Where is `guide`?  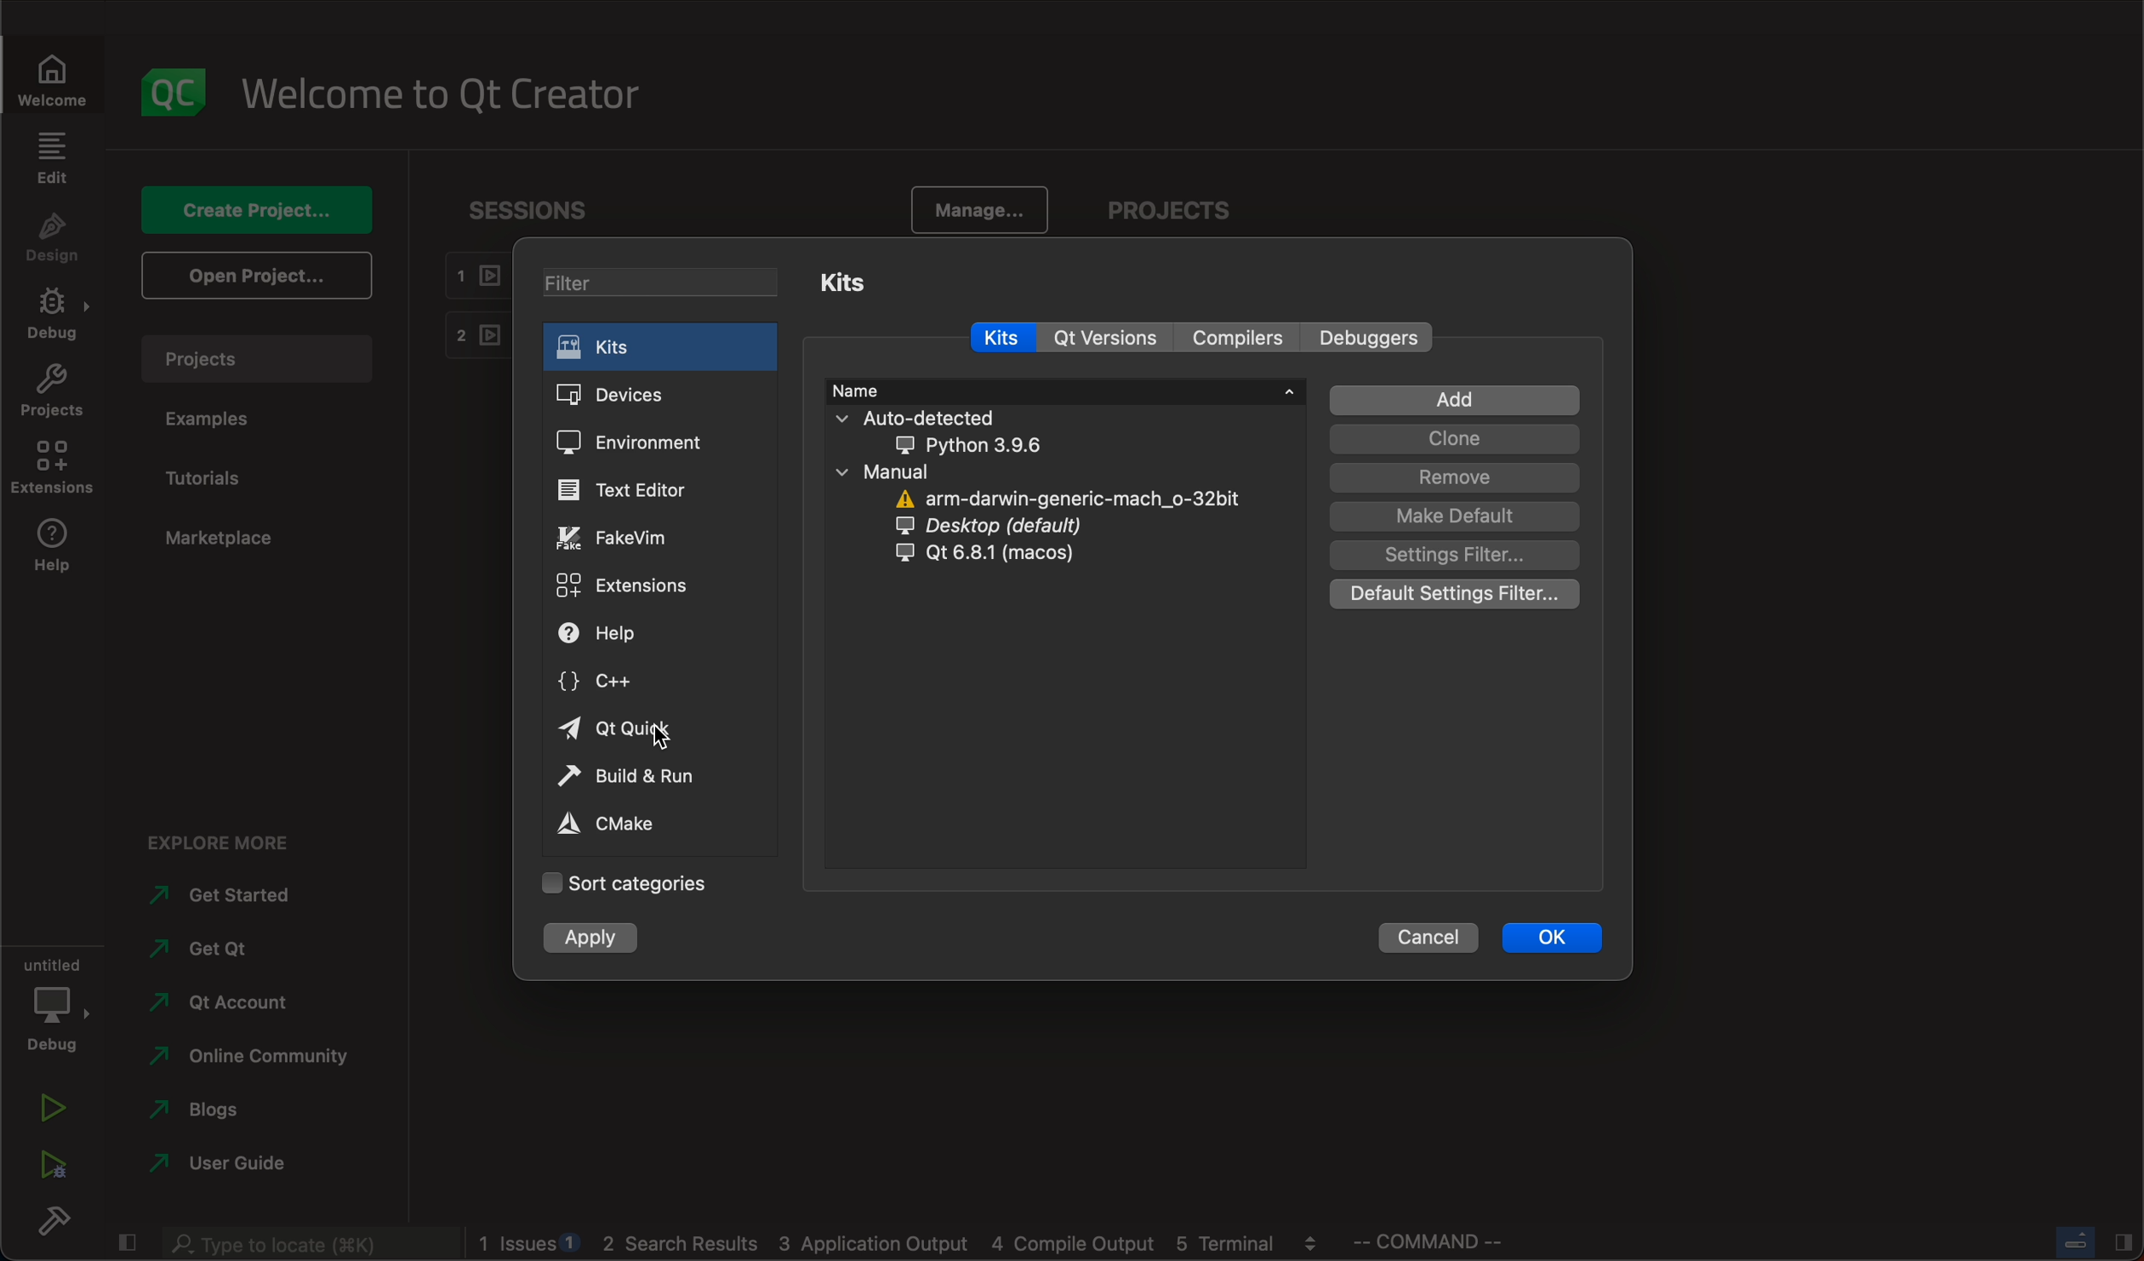
guide is located at coordinates (241, 1165).